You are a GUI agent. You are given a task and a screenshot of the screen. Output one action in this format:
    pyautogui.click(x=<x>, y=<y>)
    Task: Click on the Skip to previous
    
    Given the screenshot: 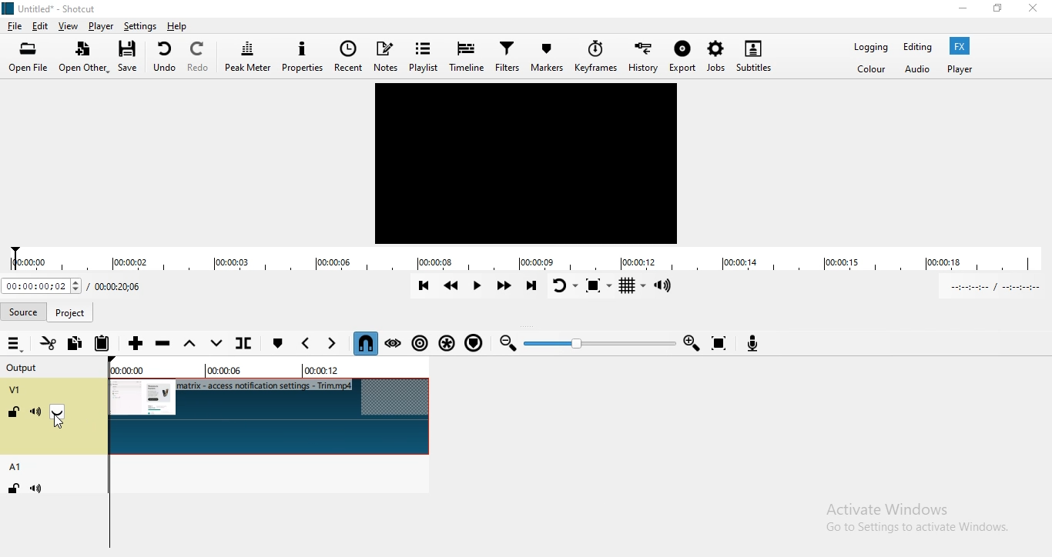 What is the action you would take?
    pyautogui.click(x=424, y=285)
    